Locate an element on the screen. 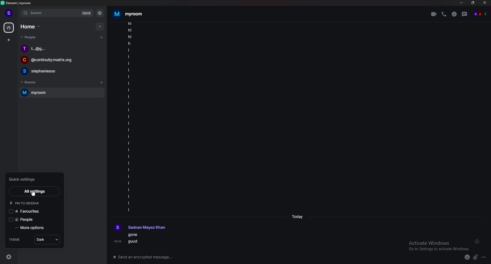 The height and width of the screenshot is (264, 491). people is located at coordinates (482, 14).